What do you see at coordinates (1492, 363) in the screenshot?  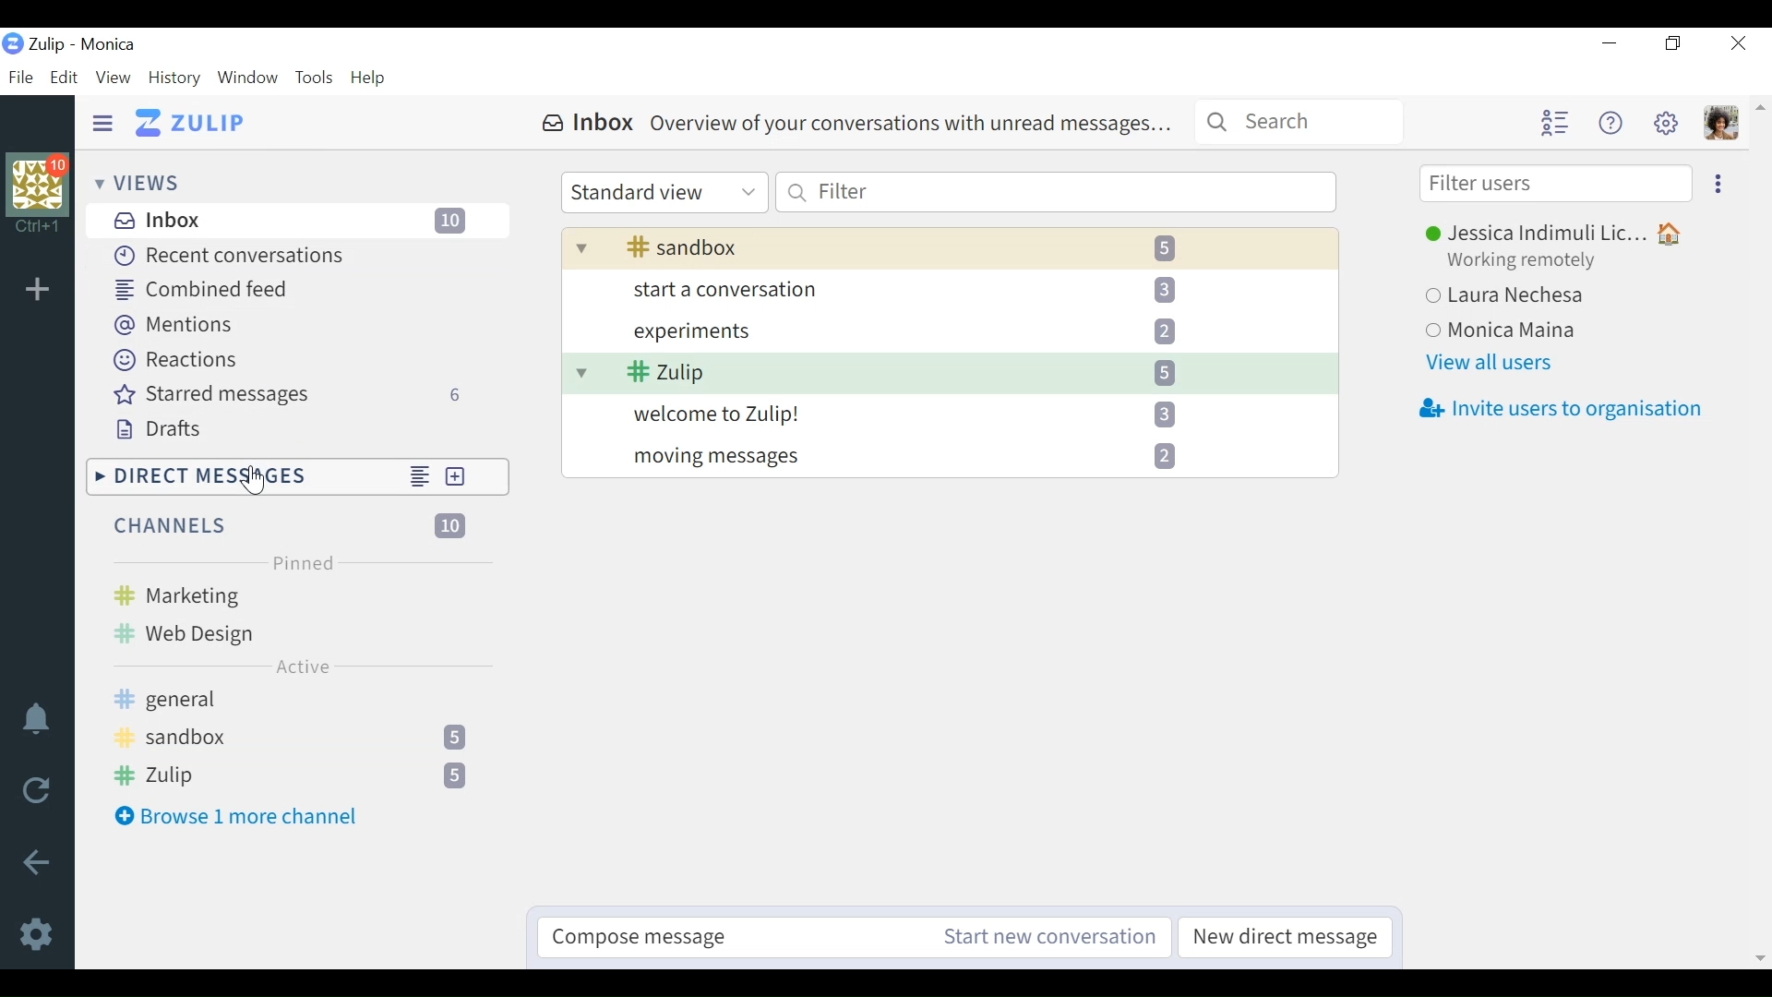 I see `View all users` at bounding box center [1492, 363].